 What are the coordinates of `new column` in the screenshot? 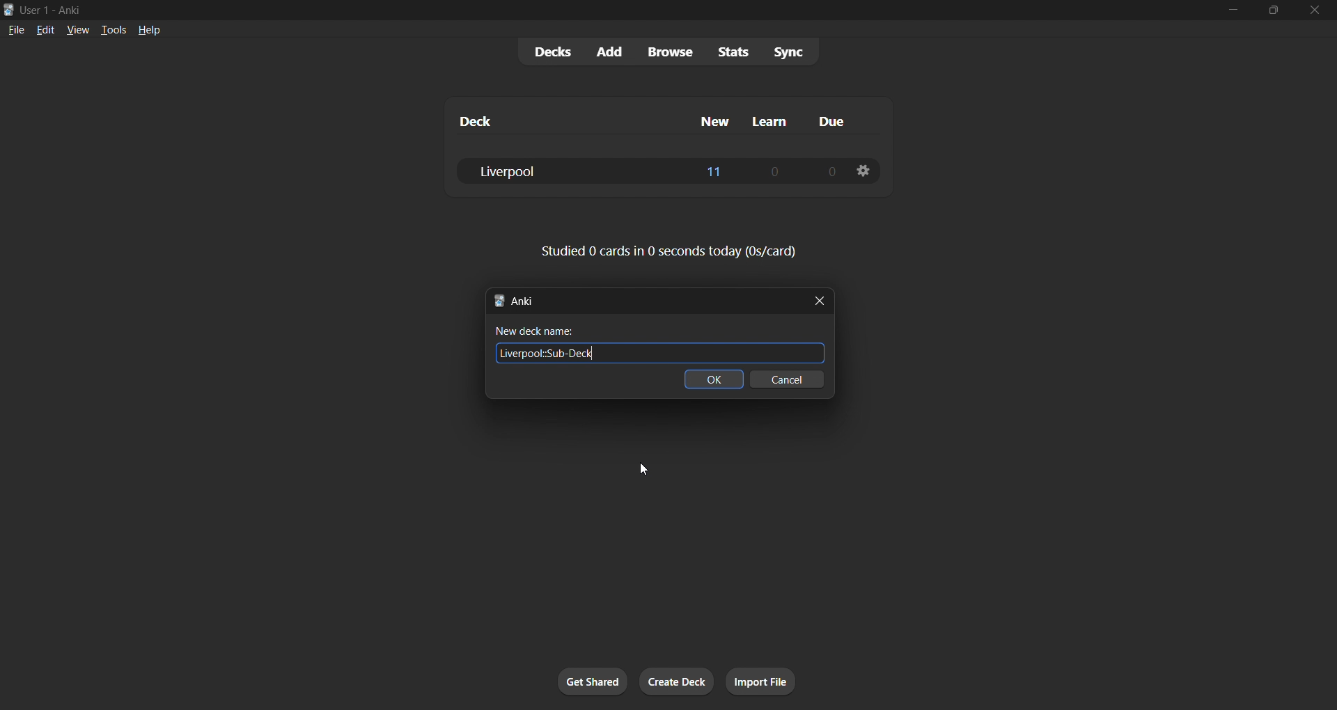 It's located at (715, 119).